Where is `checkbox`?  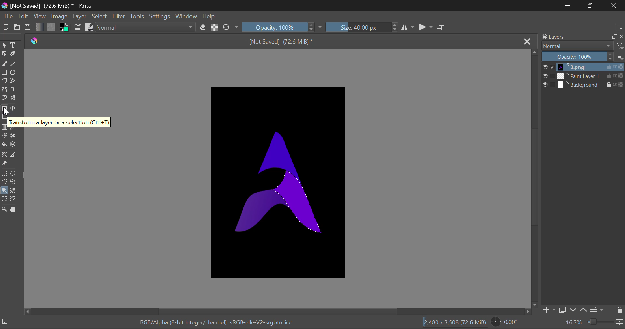 checkbox is located at coordinates (549, 67).